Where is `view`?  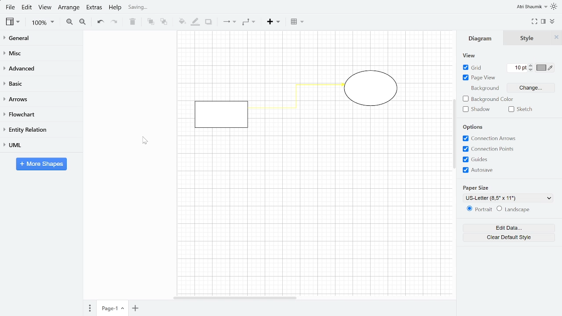 view is located at coordinates (468, 55).